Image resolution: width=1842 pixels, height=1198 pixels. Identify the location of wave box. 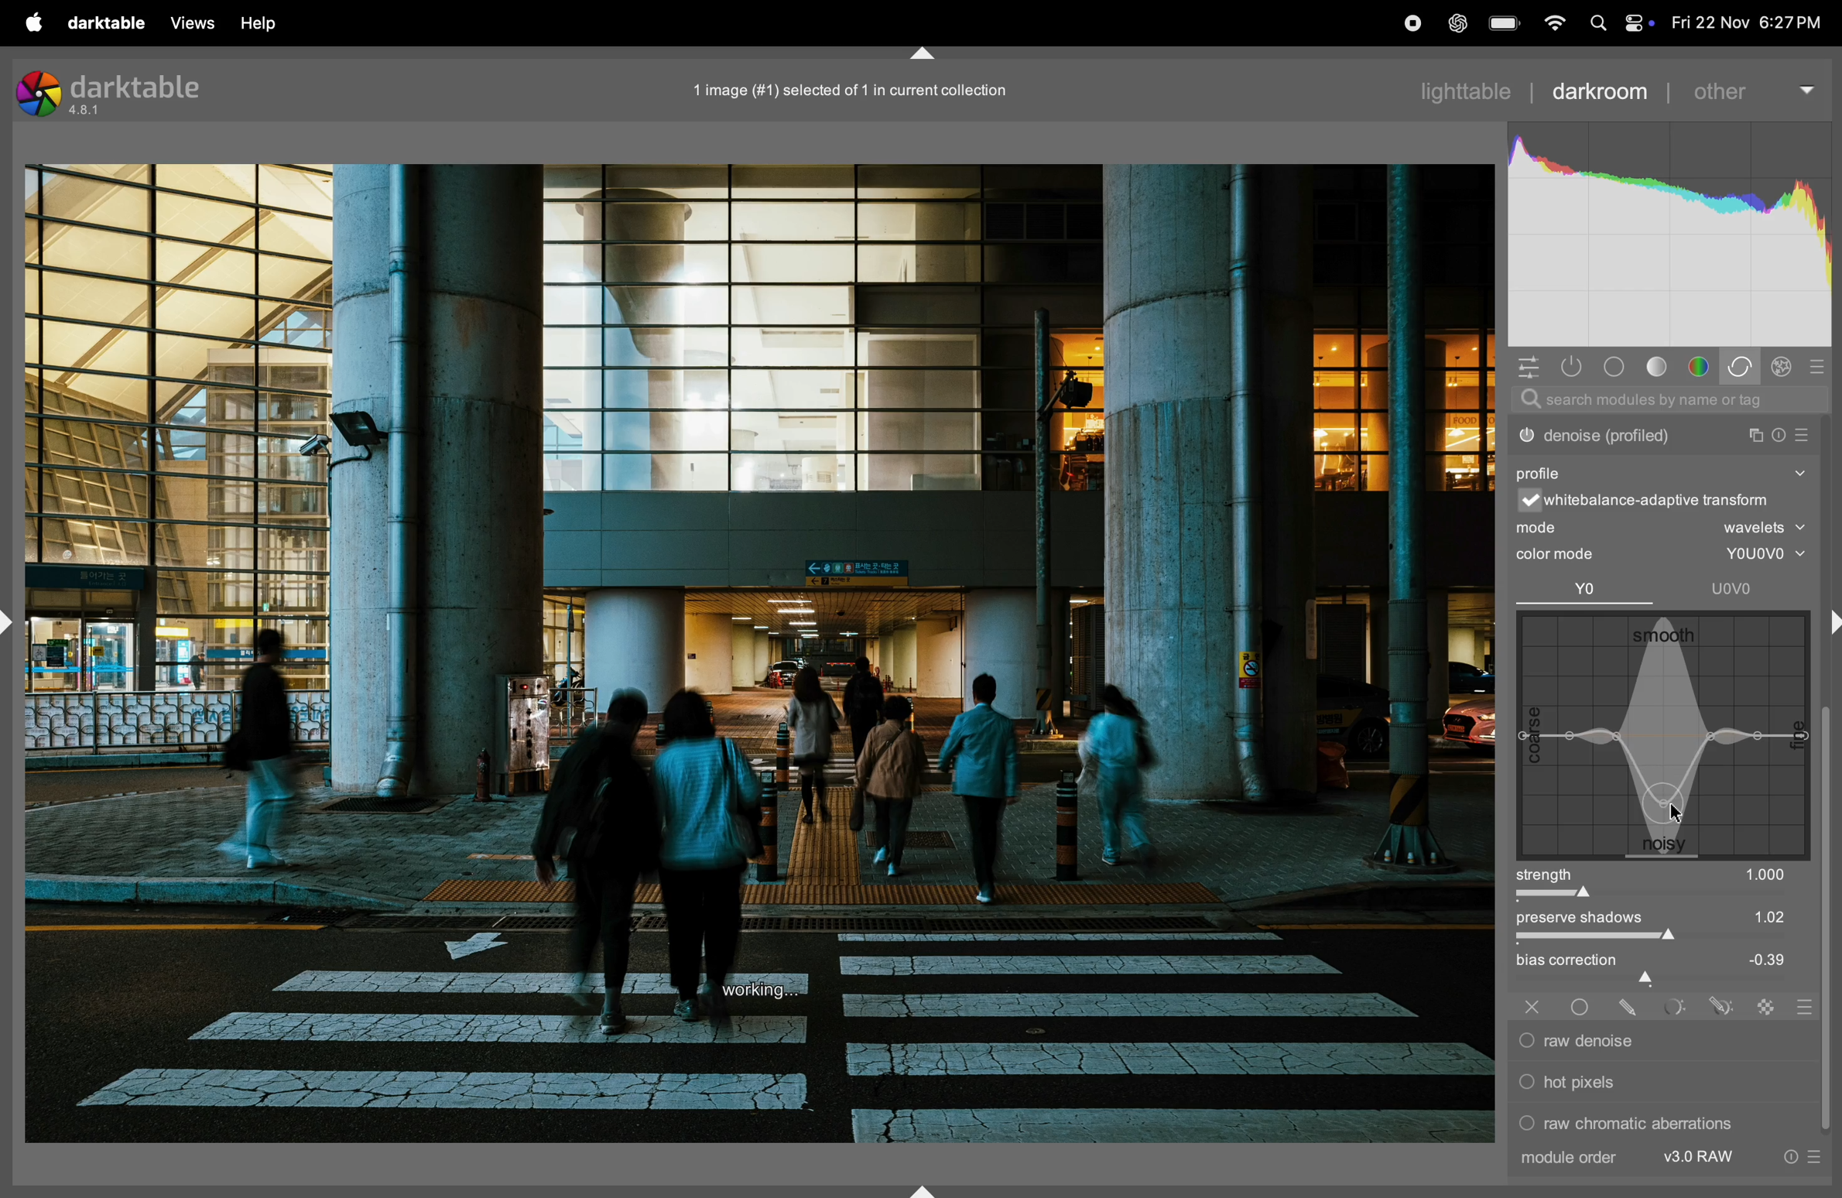
(1660, 735).